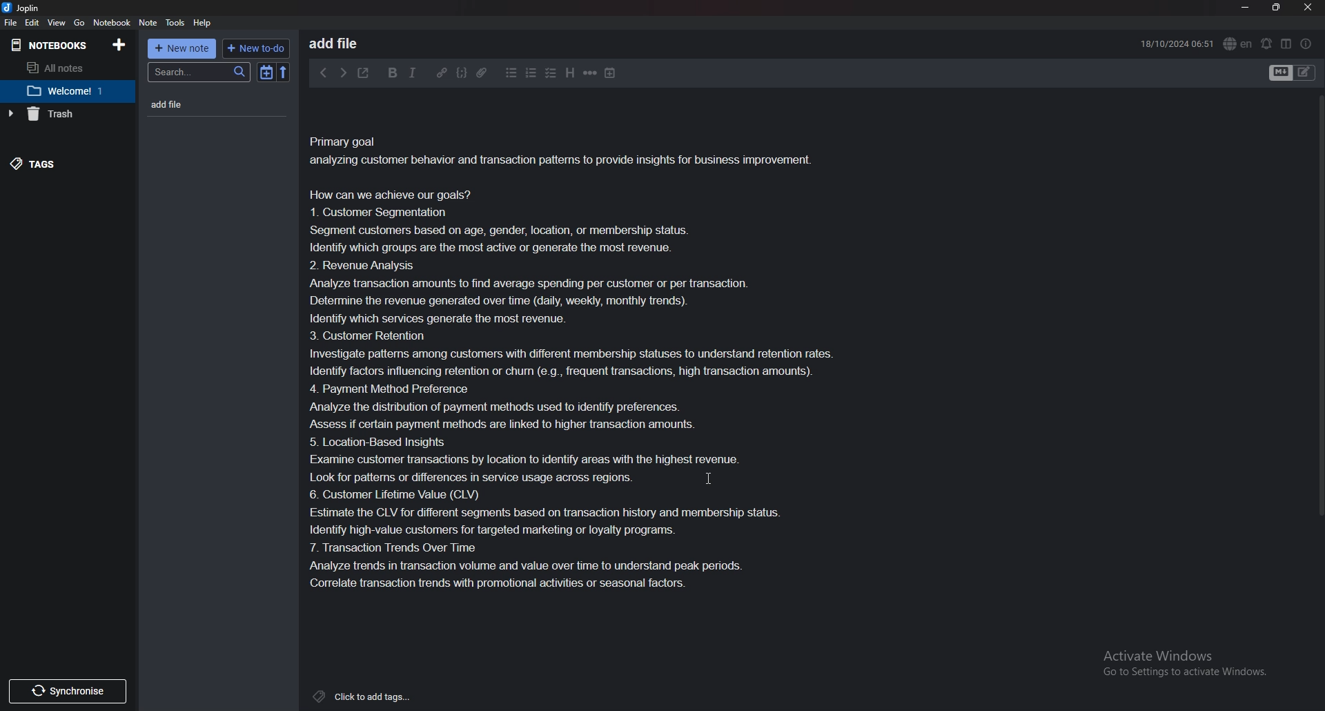  I want to click on Resize, so click(1275, 8).